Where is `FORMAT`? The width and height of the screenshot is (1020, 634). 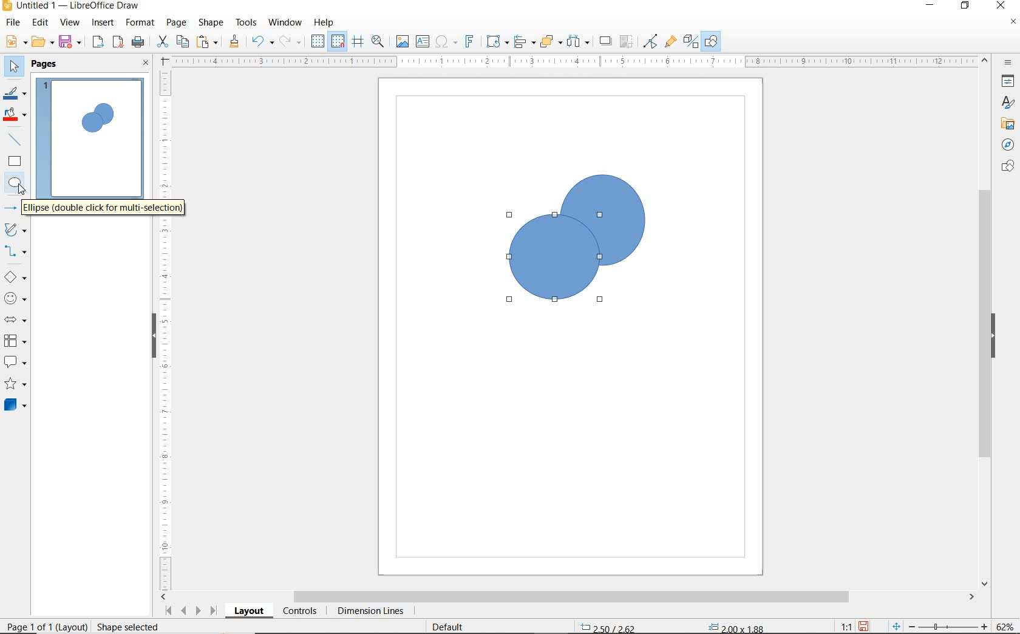 FORMAT is located at coordinates (141, 22).